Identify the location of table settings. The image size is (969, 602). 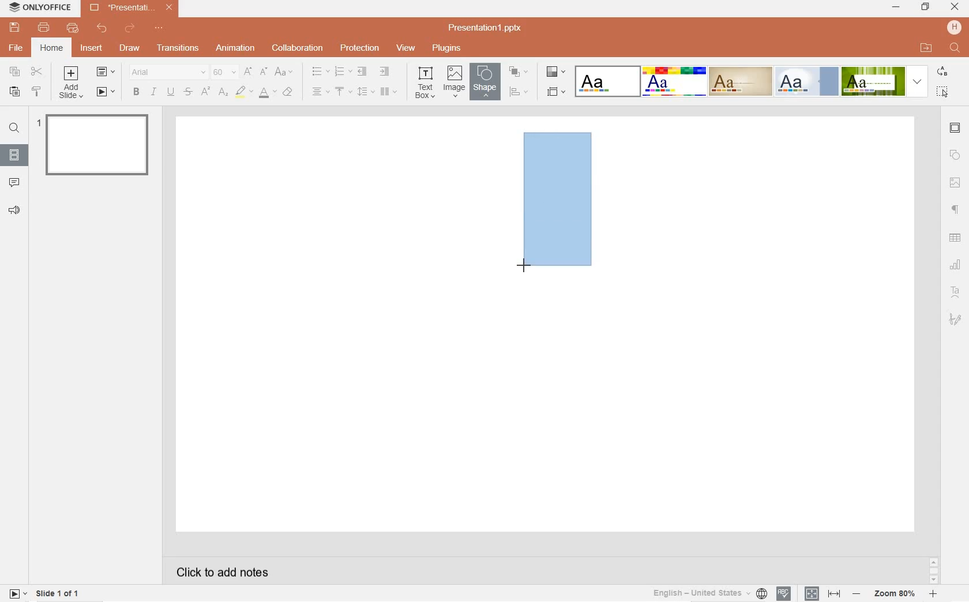
(956, 238).